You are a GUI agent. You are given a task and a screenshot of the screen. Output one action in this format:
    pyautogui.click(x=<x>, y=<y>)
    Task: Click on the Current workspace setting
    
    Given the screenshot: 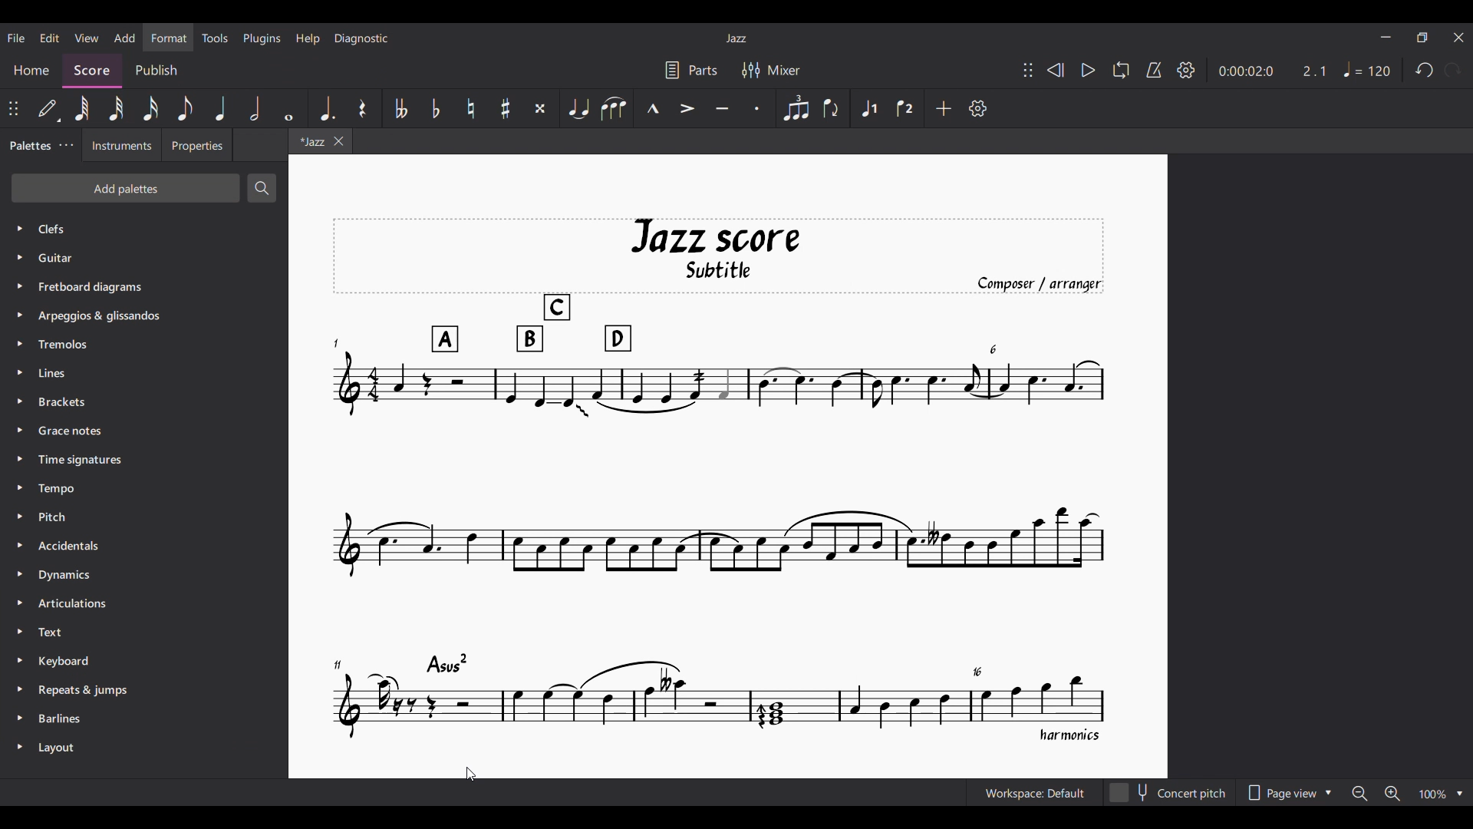 What is the action you would take?
    pyautogui.click(x=1035, y=792)
    